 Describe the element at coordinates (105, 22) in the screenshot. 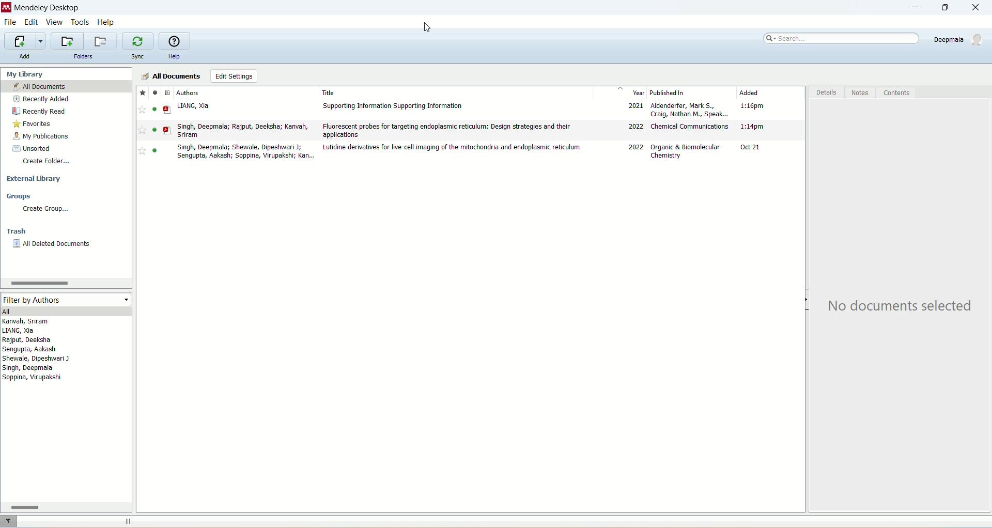

I see `help` at that location.